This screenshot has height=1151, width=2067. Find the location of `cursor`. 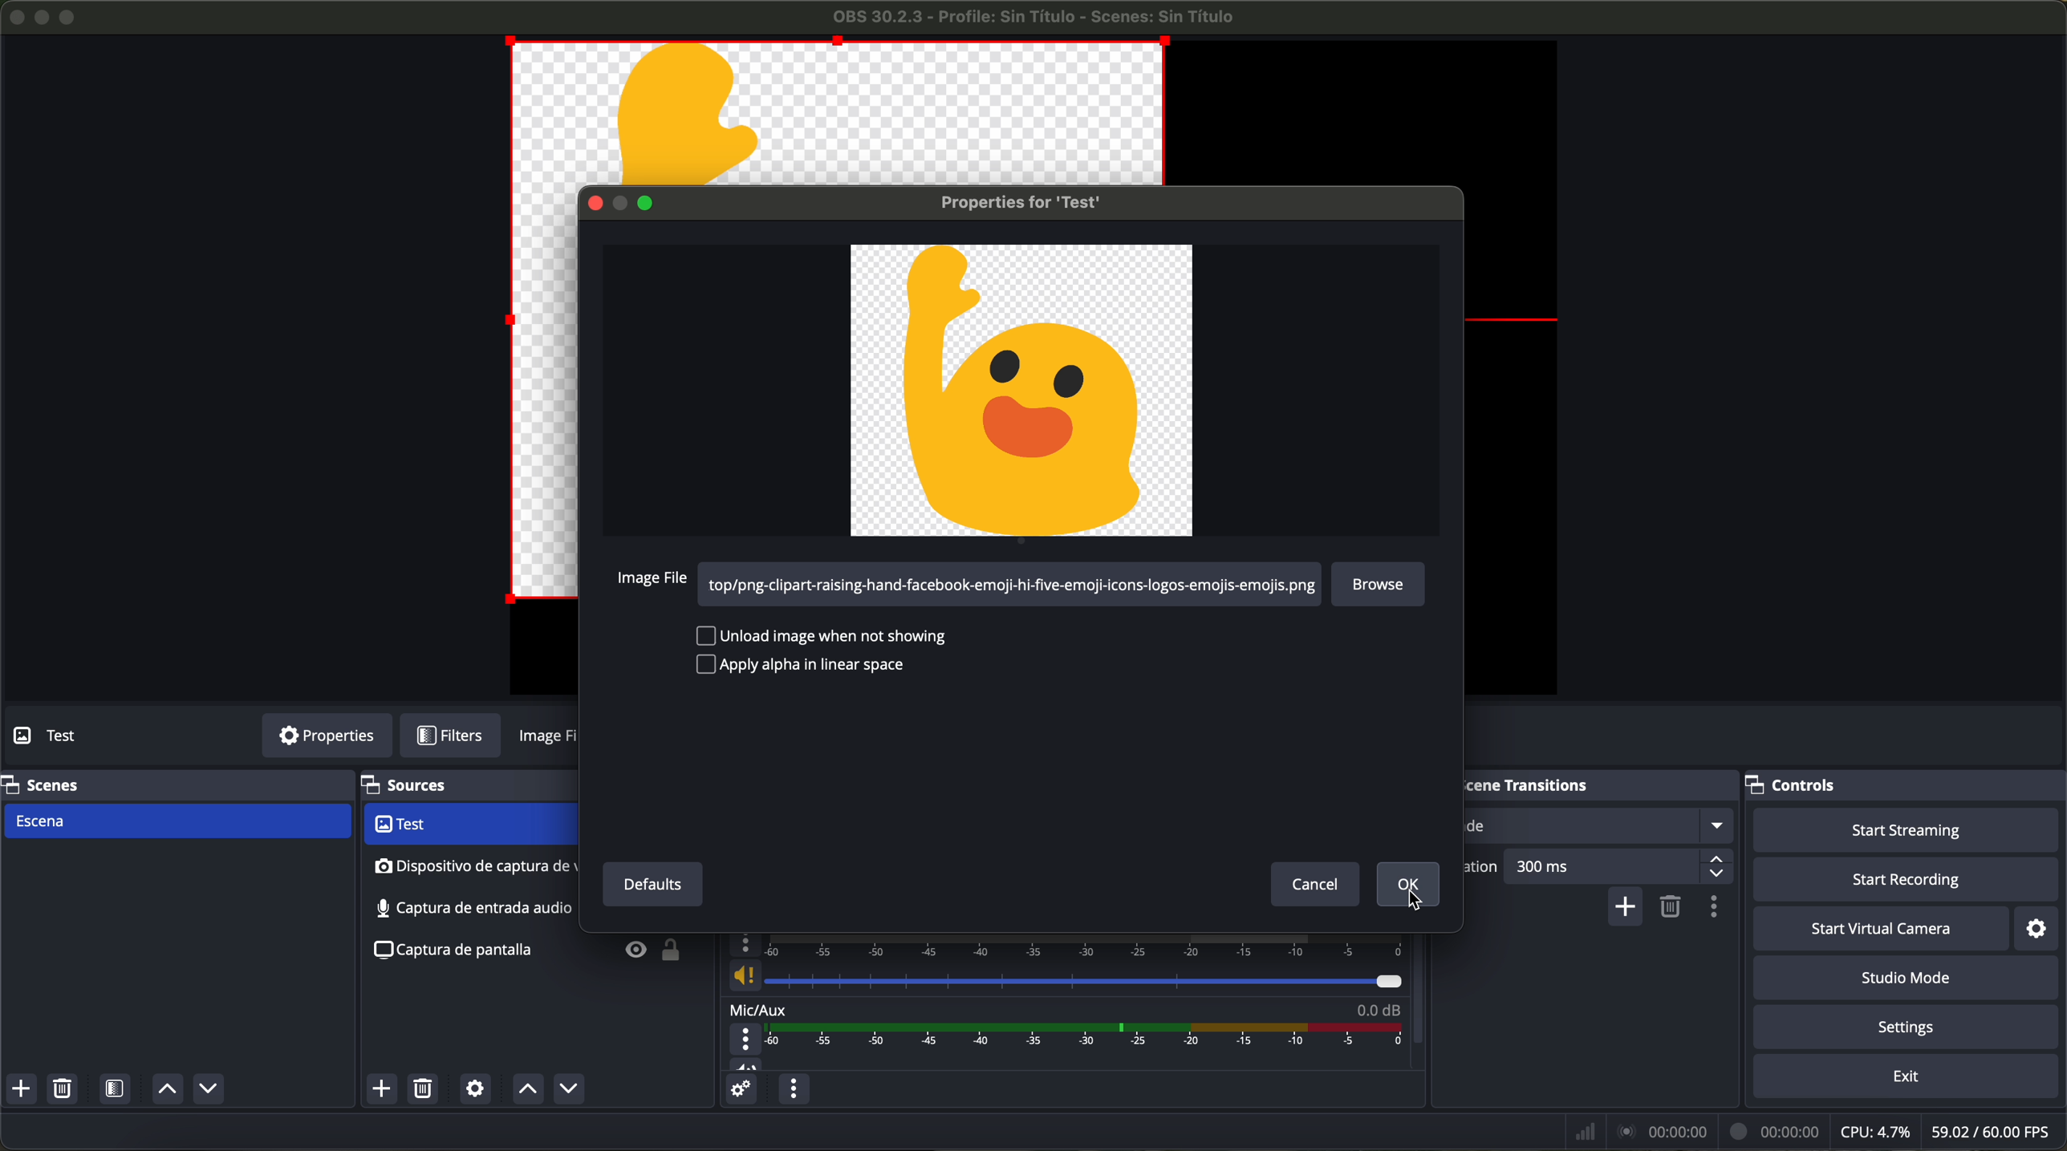

cursor is located at coordinates (1415, 903).